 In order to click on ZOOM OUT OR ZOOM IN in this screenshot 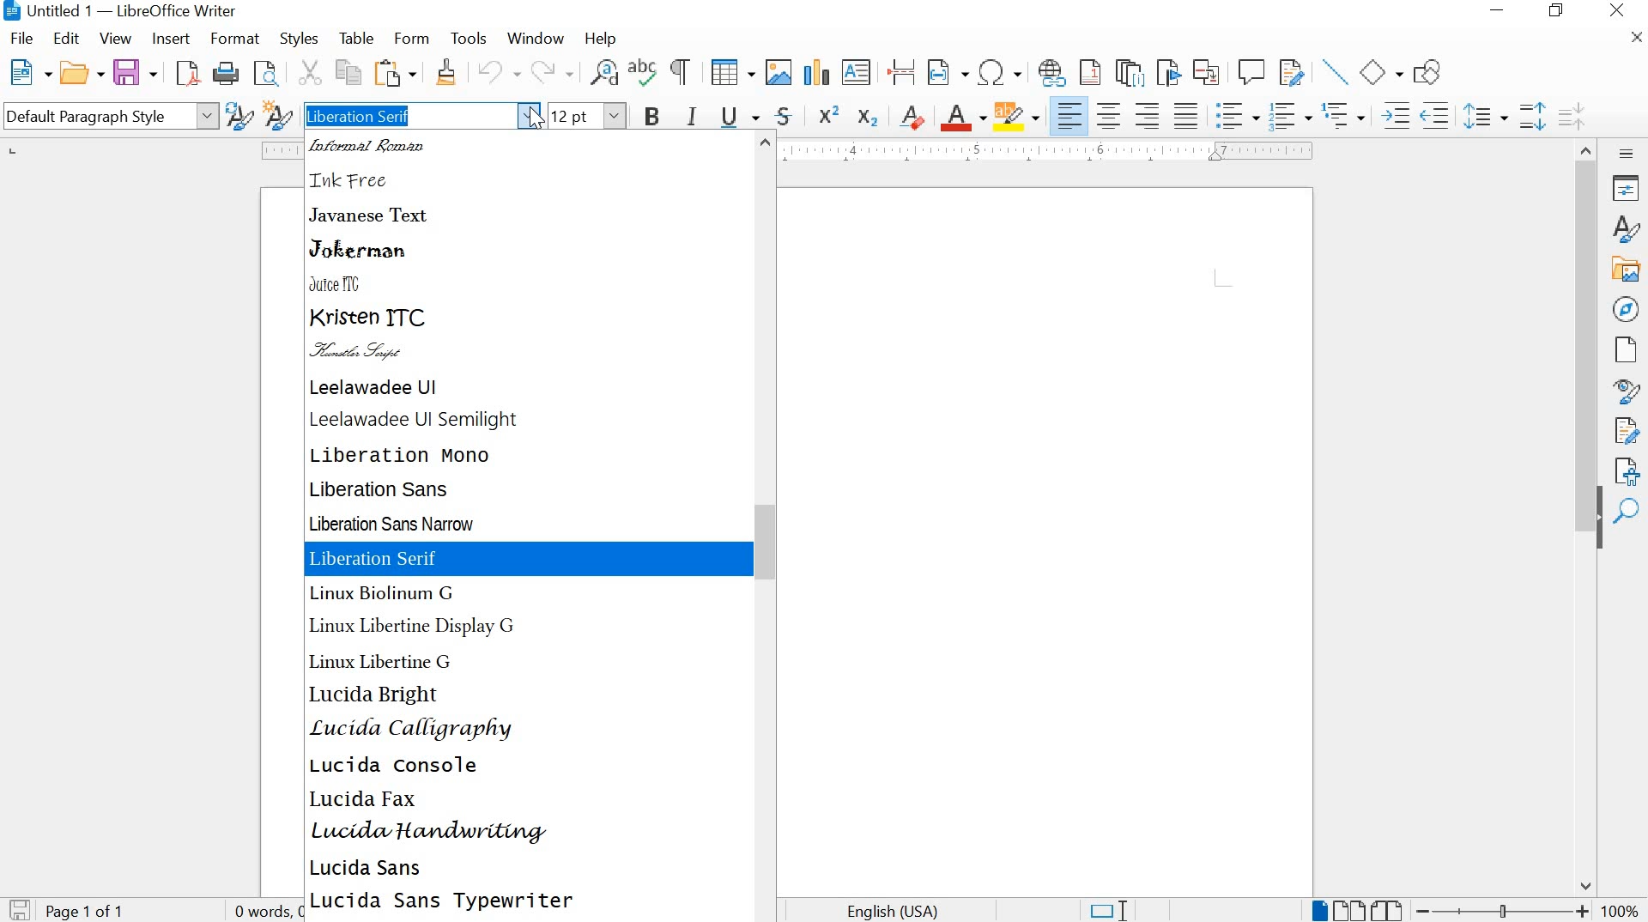, I will do `click(1503, 909)`.